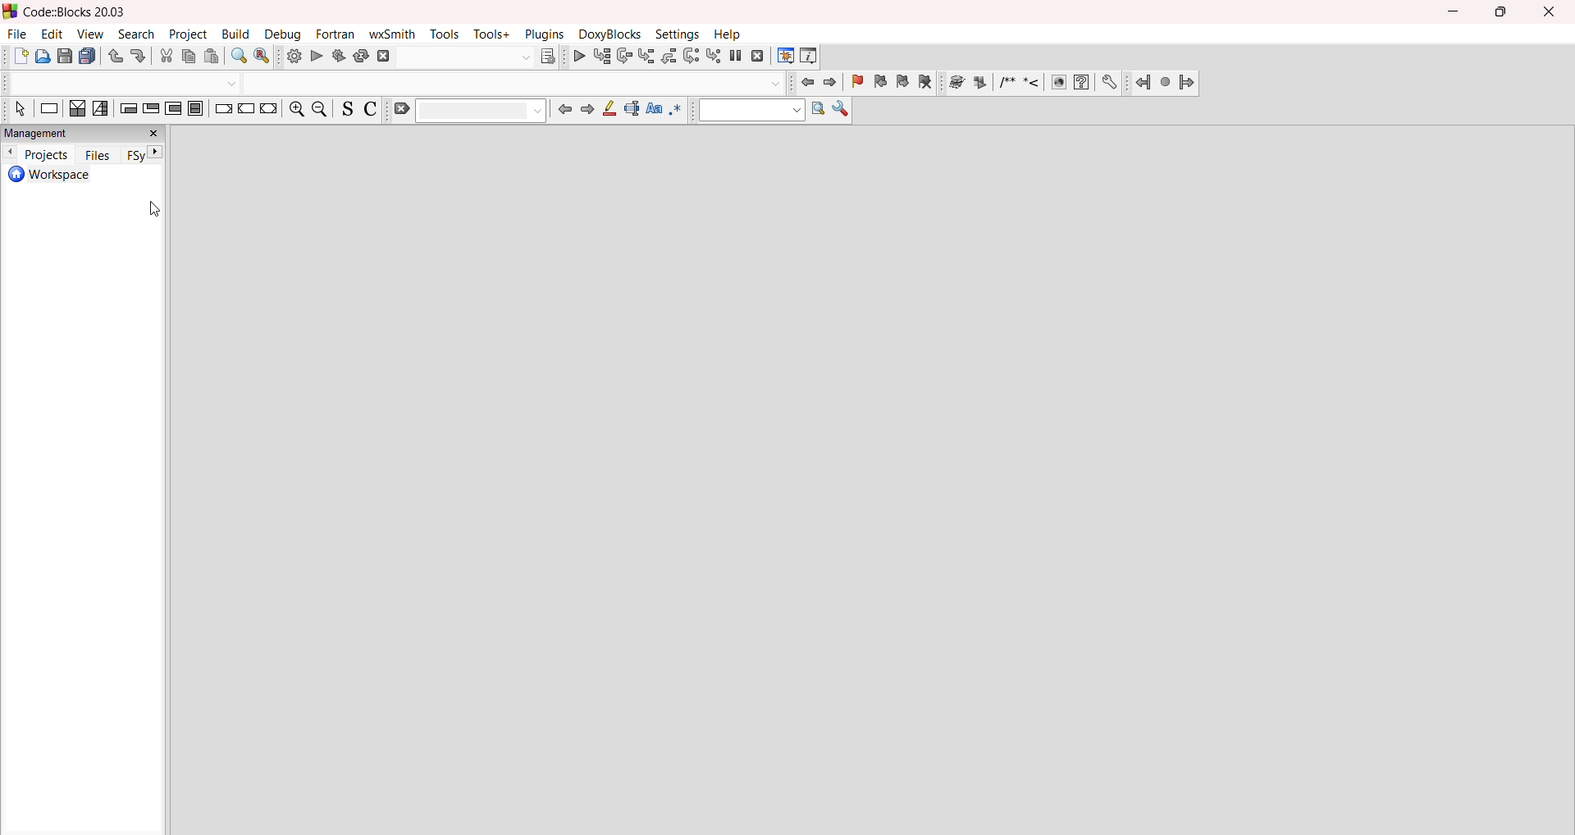  Describe the element at coordinates (83, 176) in the screenshot. I see `workspace` at that location.